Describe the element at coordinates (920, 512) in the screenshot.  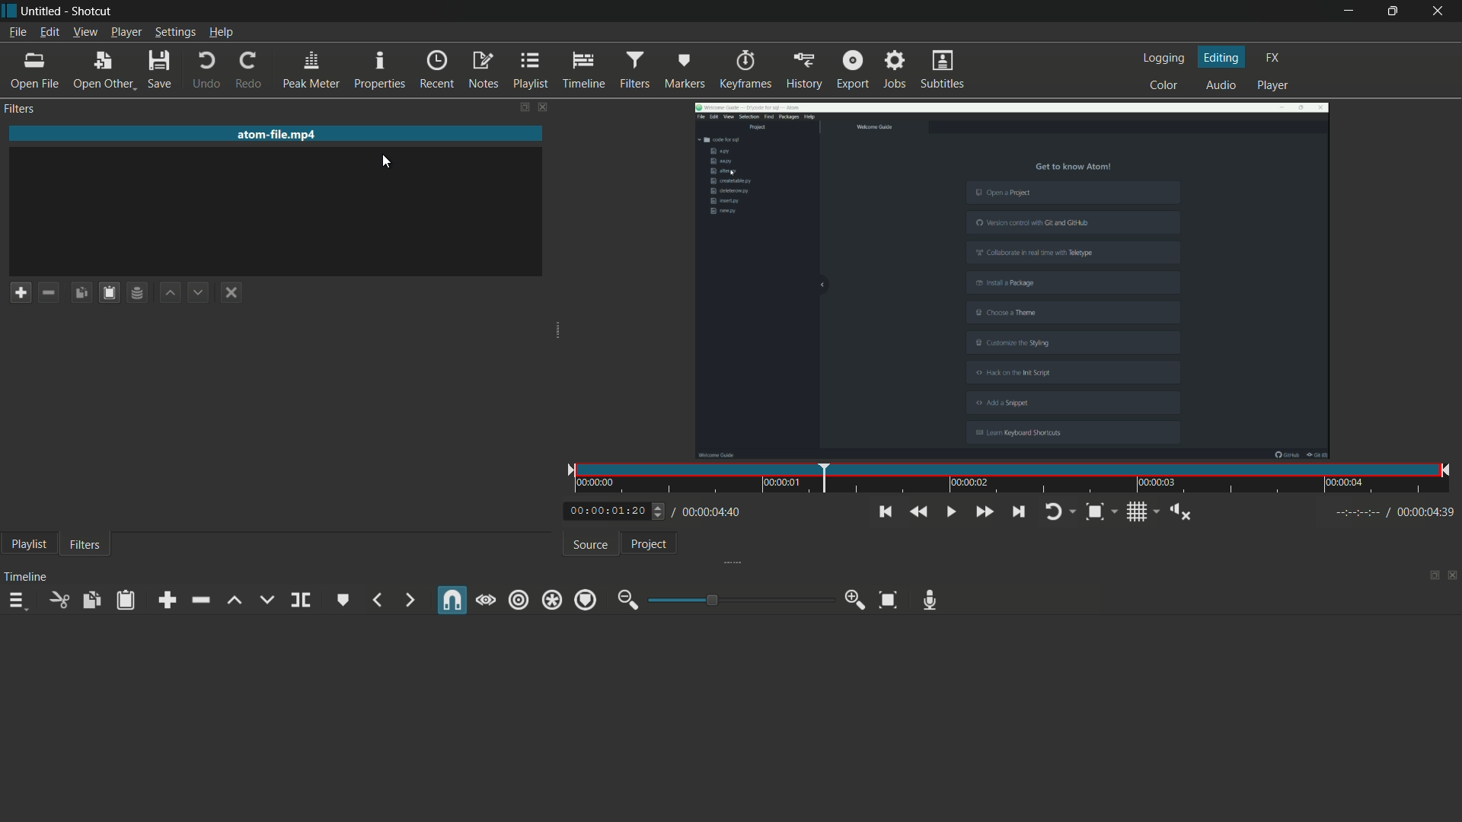
I see `quickly play backward` at that location.